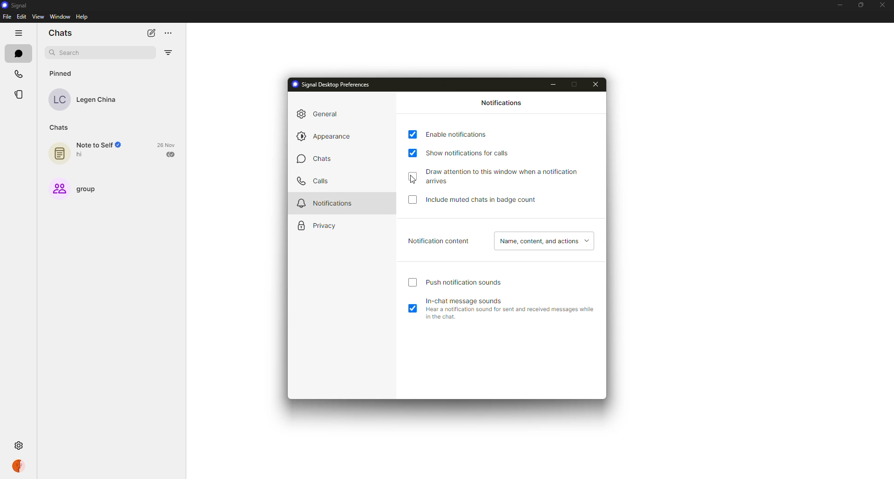 The width and height of the screenshot is (894, 479). I want to click on chats, so click(60, 33).